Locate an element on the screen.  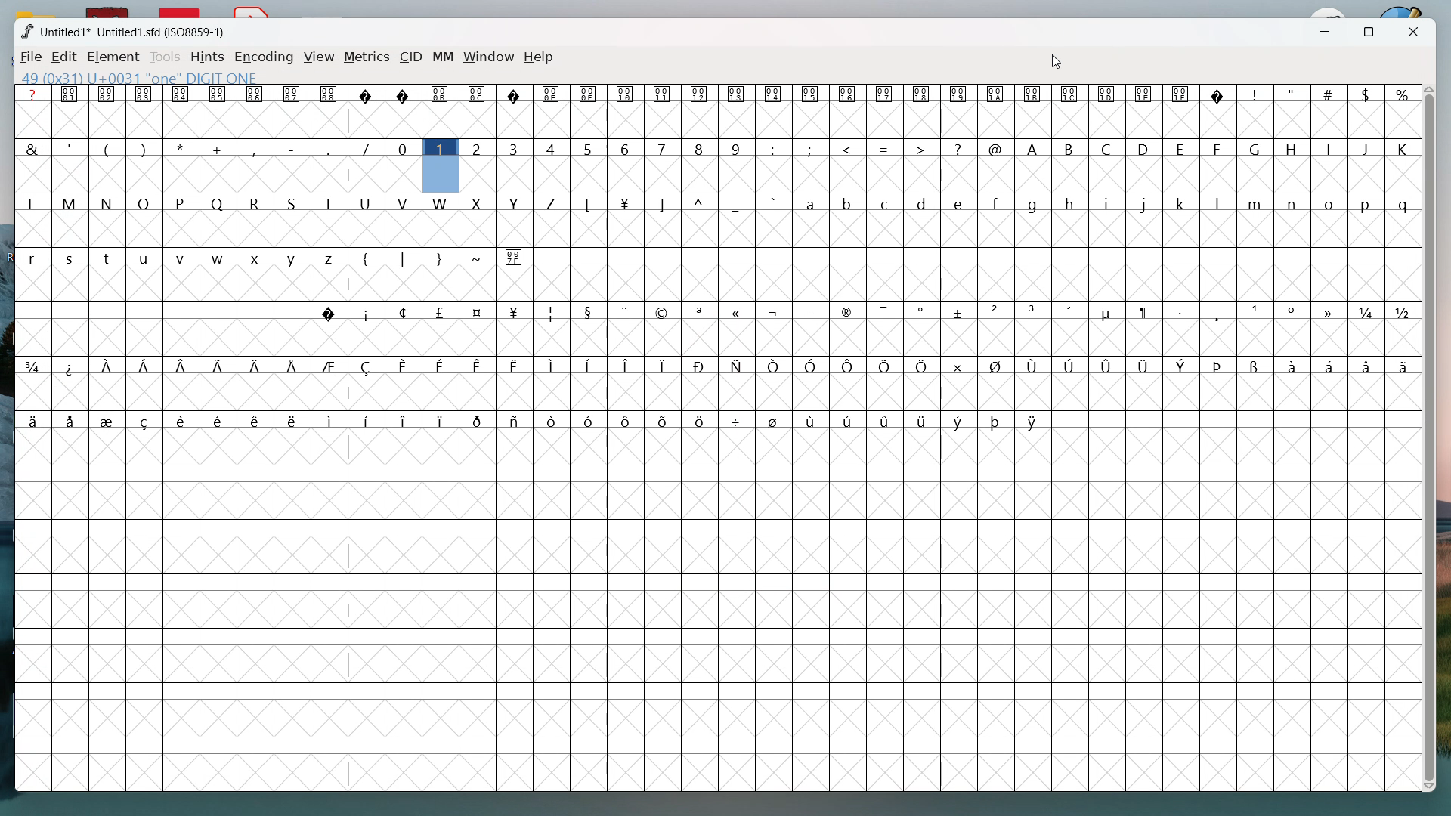
= is located at coordinates (884, 147).